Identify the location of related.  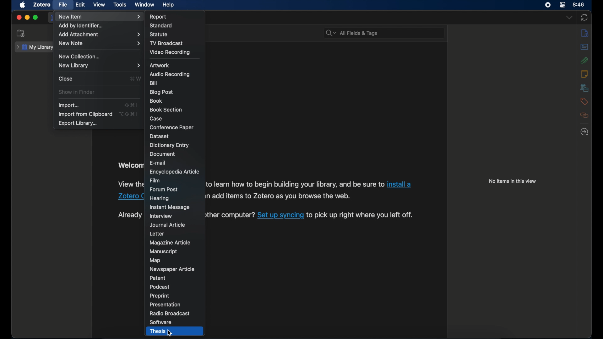
(585, 115).